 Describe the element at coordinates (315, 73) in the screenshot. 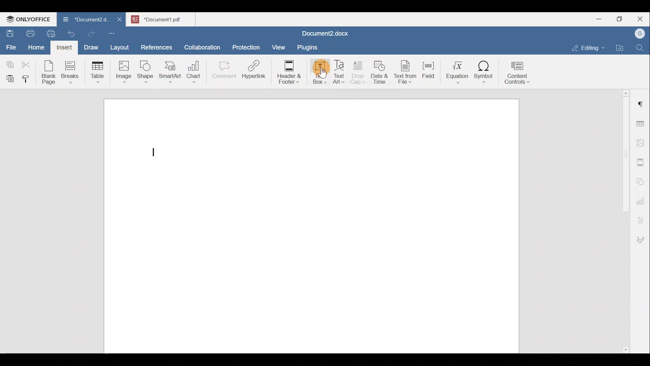

I see `Text box` at that location.